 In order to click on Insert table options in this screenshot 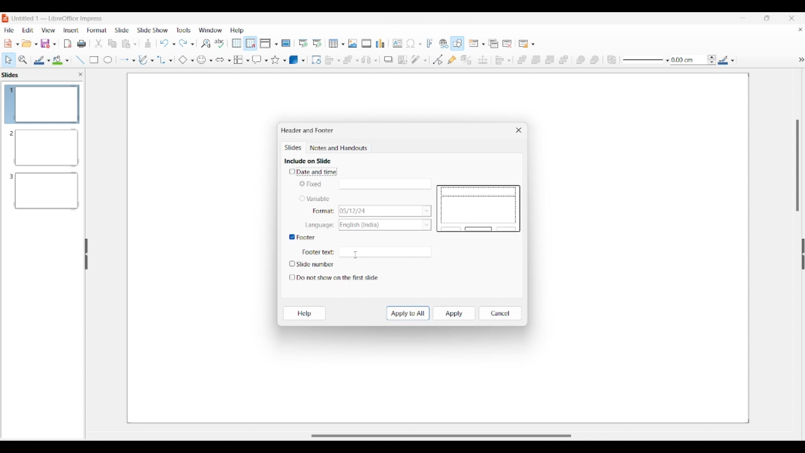, I will do `click(337, 43)`.